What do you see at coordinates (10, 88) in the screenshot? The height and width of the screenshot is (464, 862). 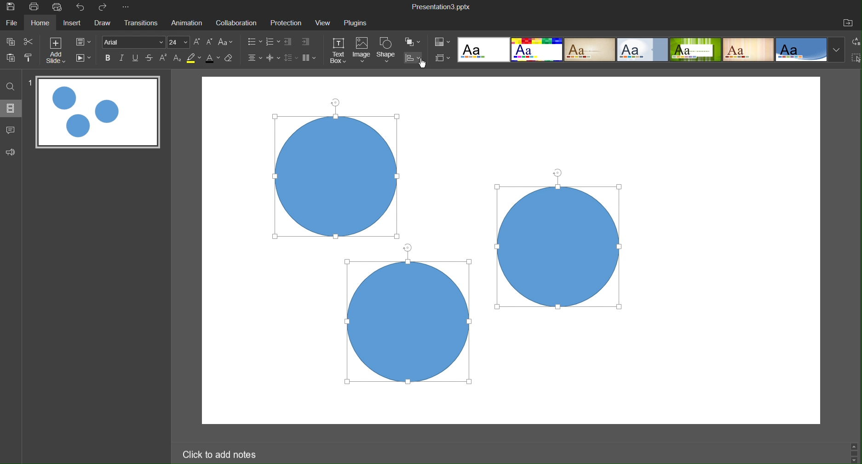 I see `Find` at bounding box center [10, 88].